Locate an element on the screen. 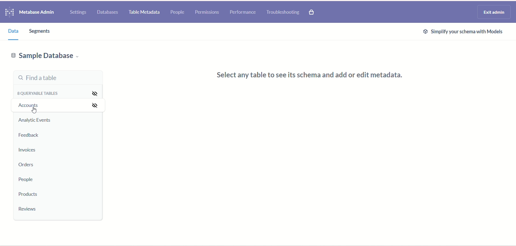 The image size is (516, 246). find a table is located at coordinates (59, 78).